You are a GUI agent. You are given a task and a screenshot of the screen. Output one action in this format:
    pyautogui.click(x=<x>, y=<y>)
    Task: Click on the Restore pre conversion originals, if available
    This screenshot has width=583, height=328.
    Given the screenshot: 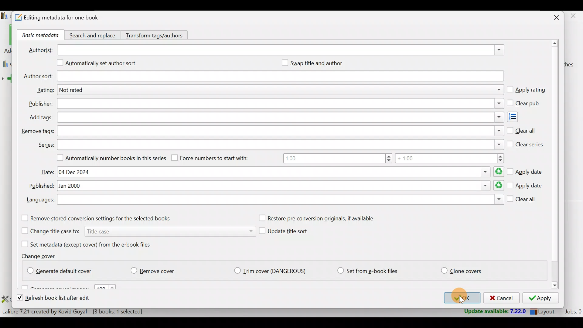 What is the action you would take?
    pyautogui.click(x=323, y=218)
    